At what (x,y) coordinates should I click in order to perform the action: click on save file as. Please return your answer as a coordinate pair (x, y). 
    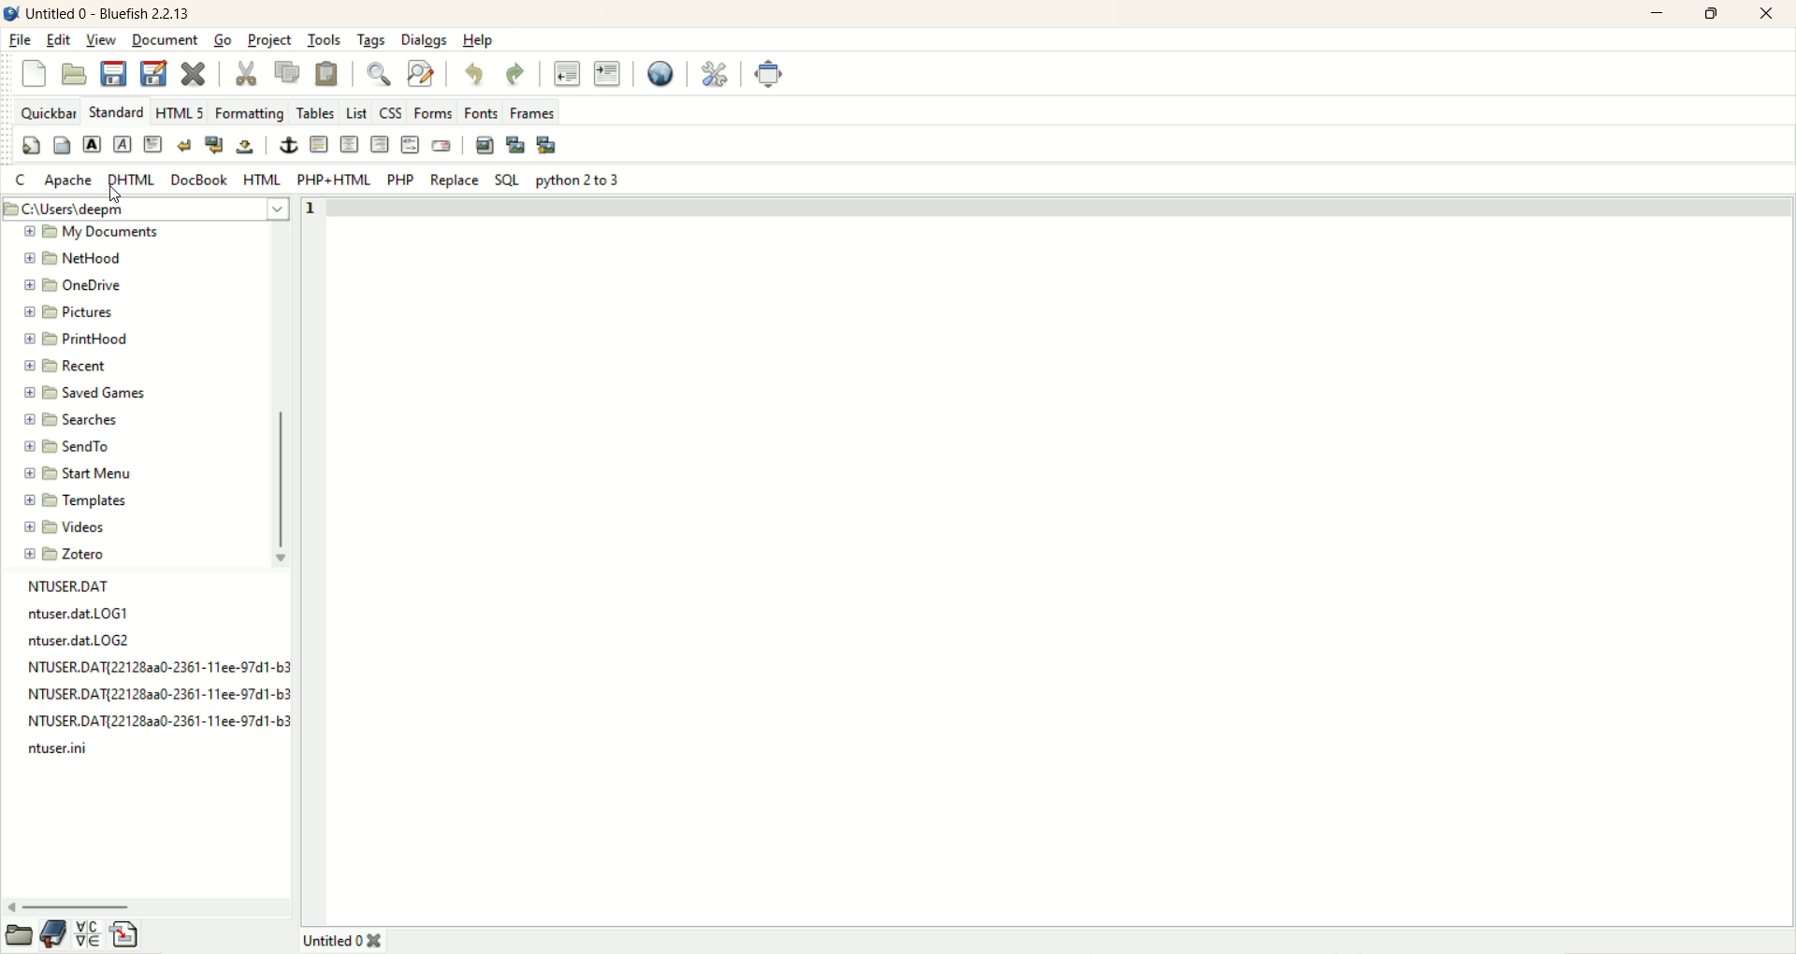
    Looking at the image, I should click on (152, 71).